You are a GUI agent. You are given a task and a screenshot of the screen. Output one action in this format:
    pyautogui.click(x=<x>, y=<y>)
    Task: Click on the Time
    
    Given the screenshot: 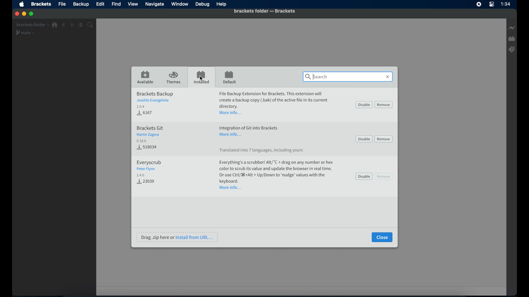 What is the action you would take?
    pyautogui.click(x=506, y=4)
    